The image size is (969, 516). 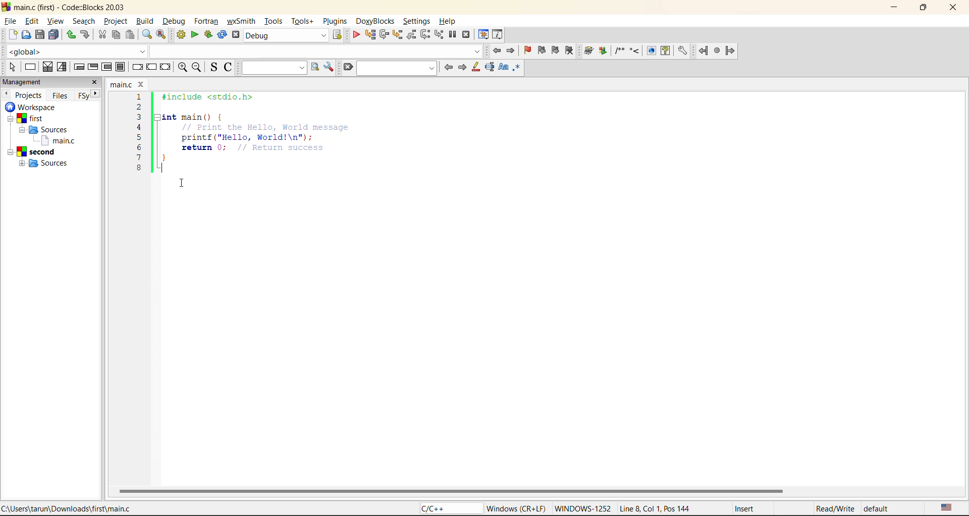 I want to click on rebuild, so click(x=223, y=35).